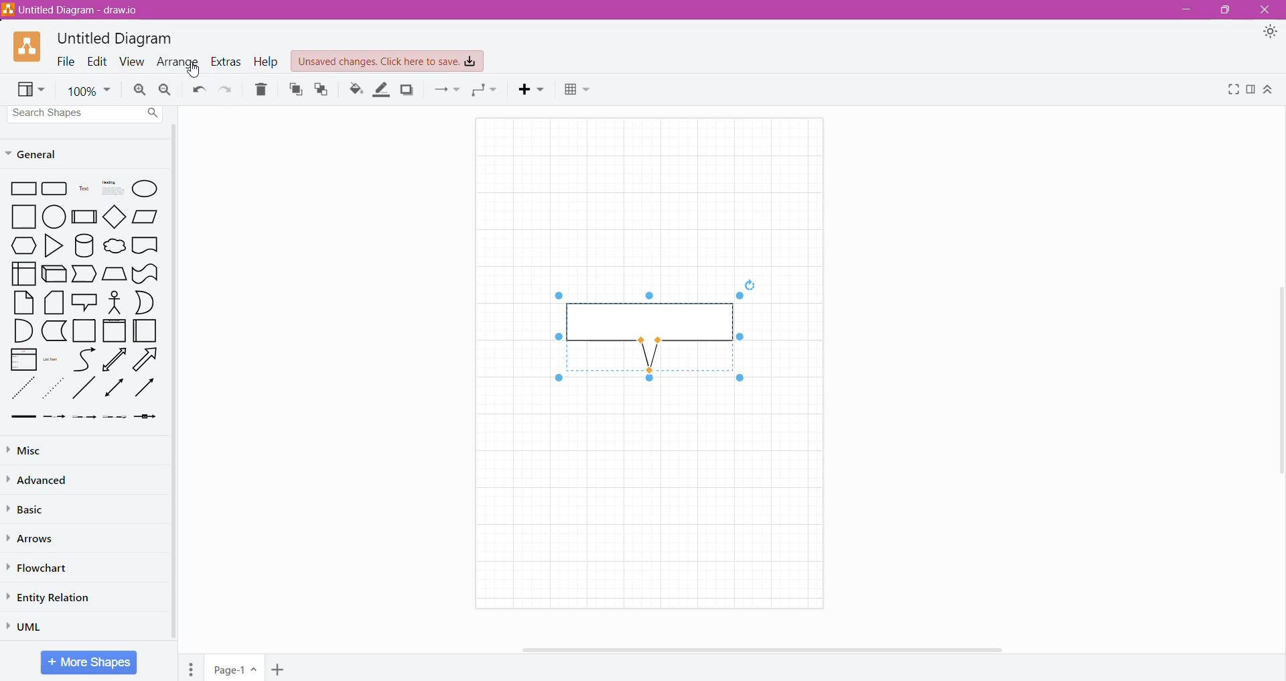 This screenshot has height=681, width=1286. Describe the element at coordinates (84, 301) in the screenshot. I see `Speech Bubble` at that location.